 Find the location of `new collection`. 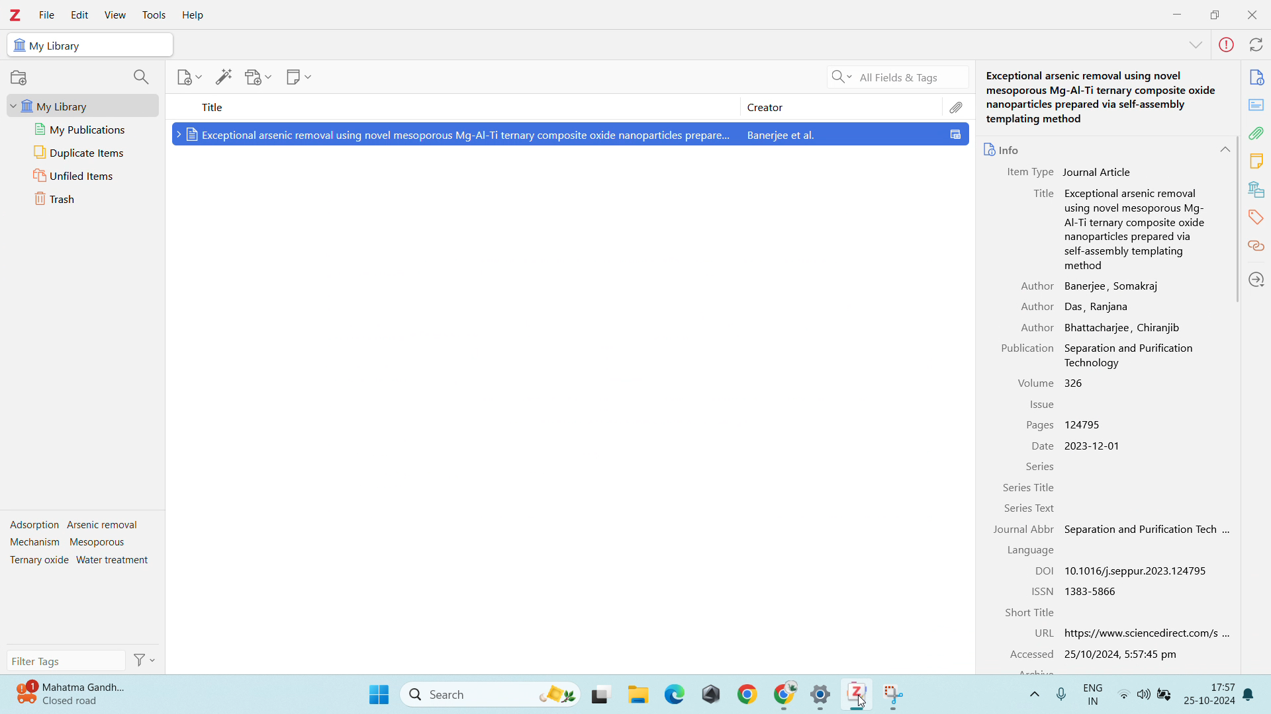

new collection is located at coordinates (19, 77).